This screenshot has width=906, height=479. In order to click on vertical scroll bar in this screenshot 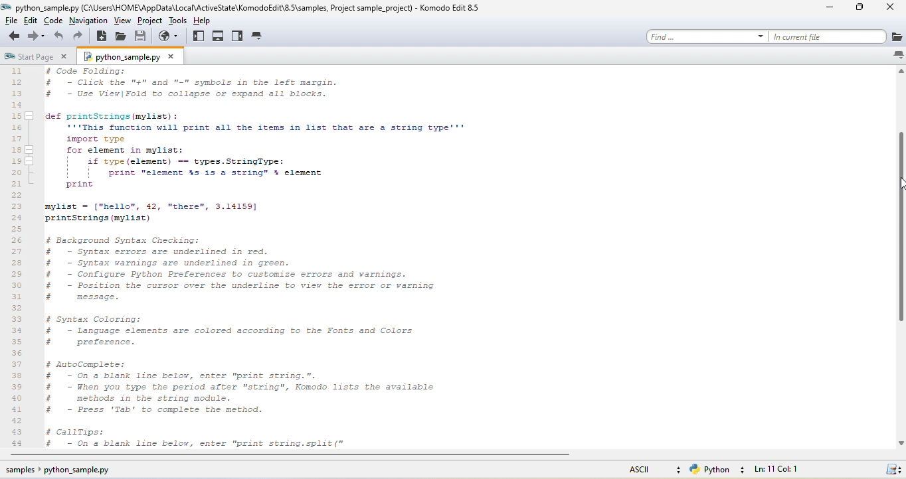, I will do `click(897, 227)`.